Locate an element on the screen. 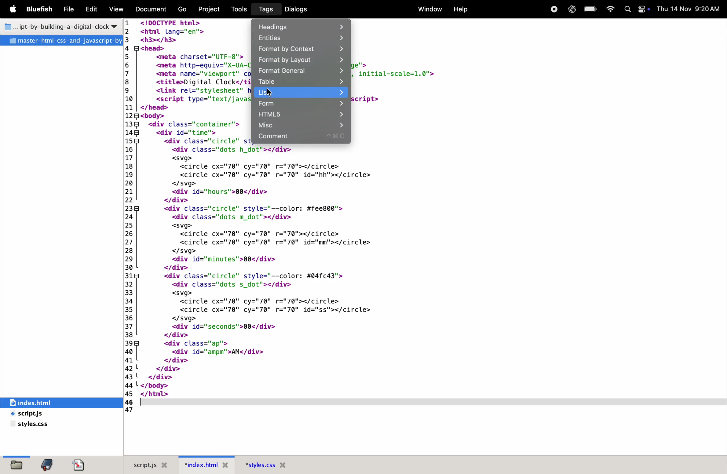  form is located at coordinates (301, 103).